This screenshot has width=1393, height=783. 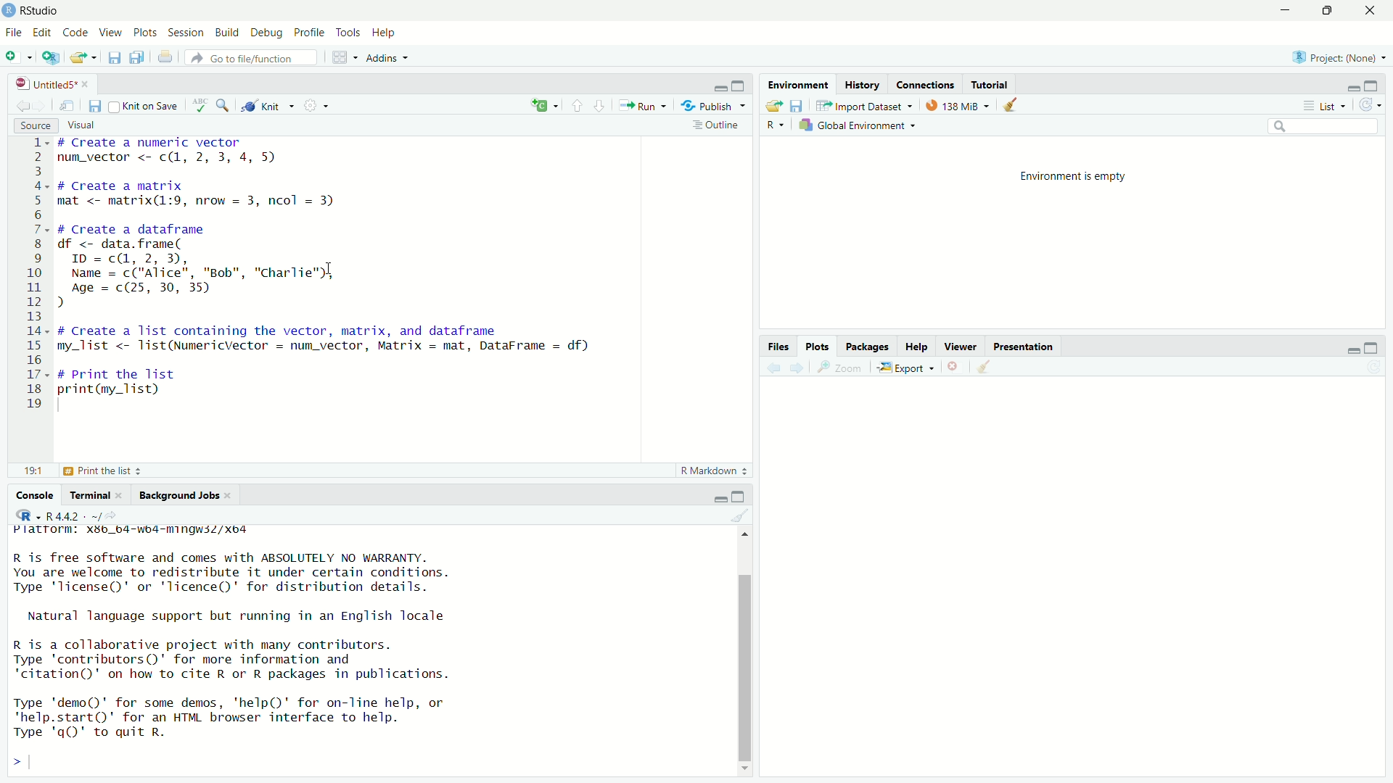 I want to click on close, so click(x=1375, y=11).